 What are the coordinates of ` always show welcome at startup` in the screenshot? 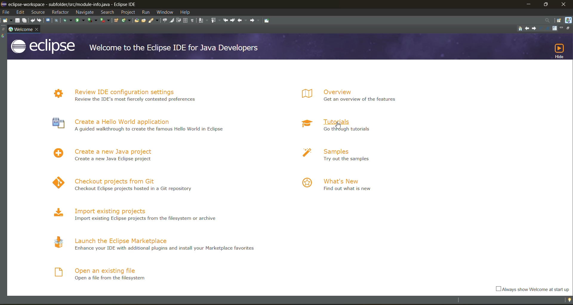 It's located at (534, 289).